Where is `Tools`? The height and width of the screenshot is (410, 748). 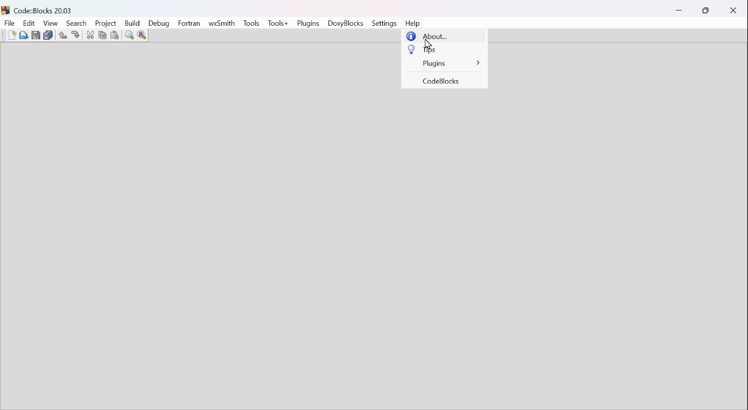 Tools is located at coordinates (252, 21).